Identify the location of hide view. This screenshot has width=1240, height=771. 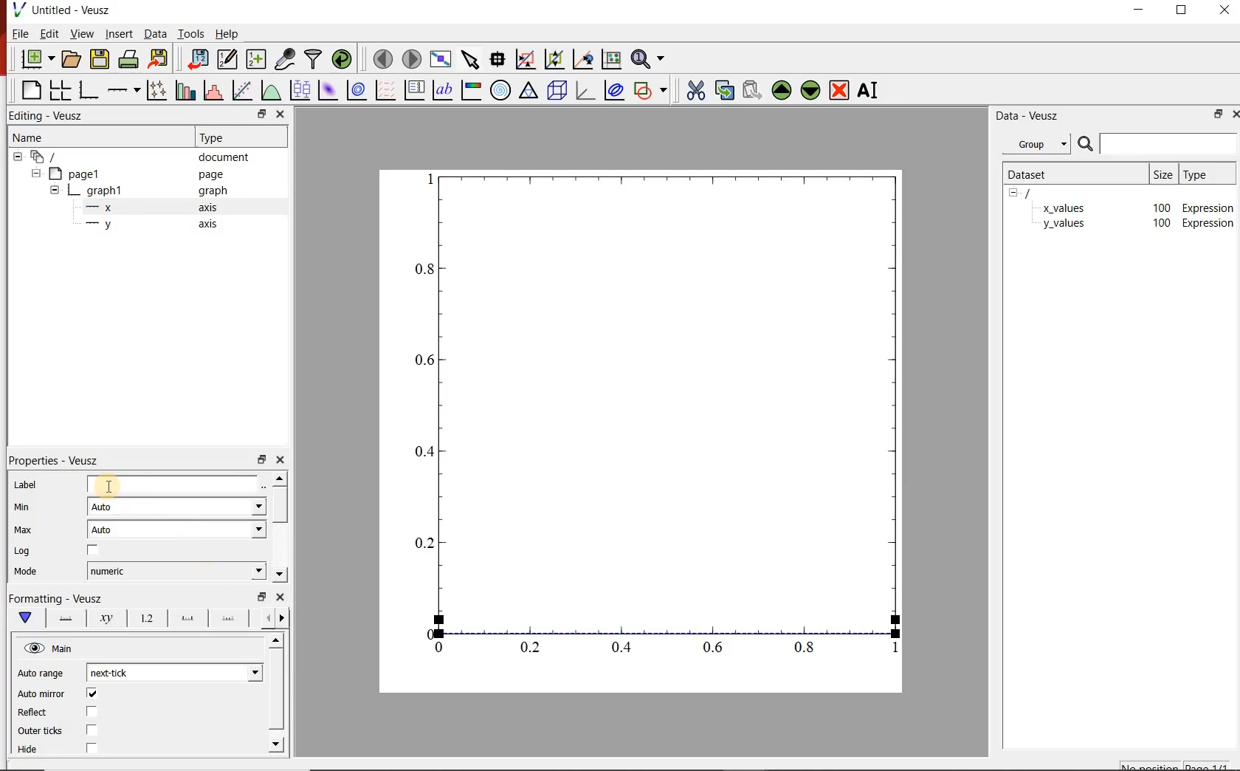
(50, 647).